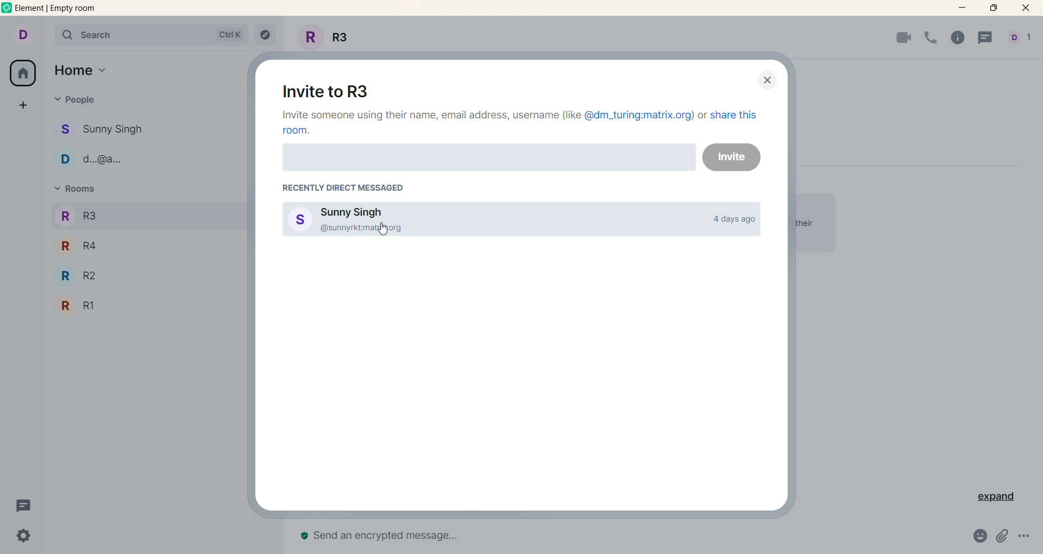 This screenshot has height=554, width=1043. What do you see at coordinates (382, 227) in the screenshot?
I see `pointer cursor` at bounding box center [382, 227].